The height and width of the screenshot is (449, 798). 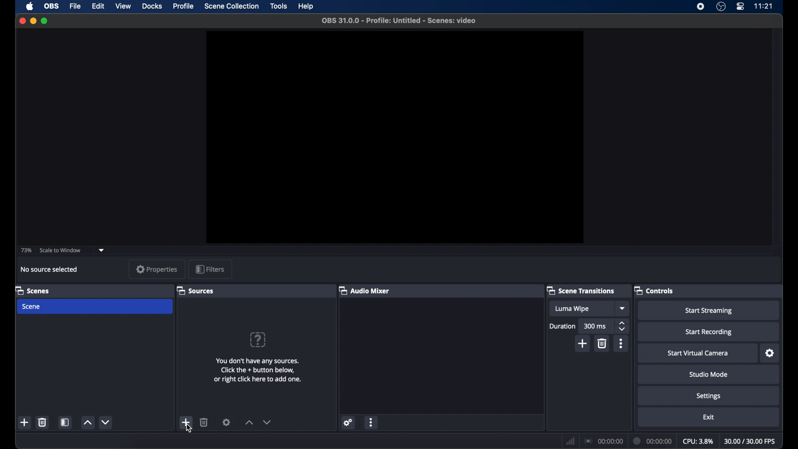 What do you see at coordinates (654, 290) in the screenshot?
I see `controls` at bounding box center [654, 290].